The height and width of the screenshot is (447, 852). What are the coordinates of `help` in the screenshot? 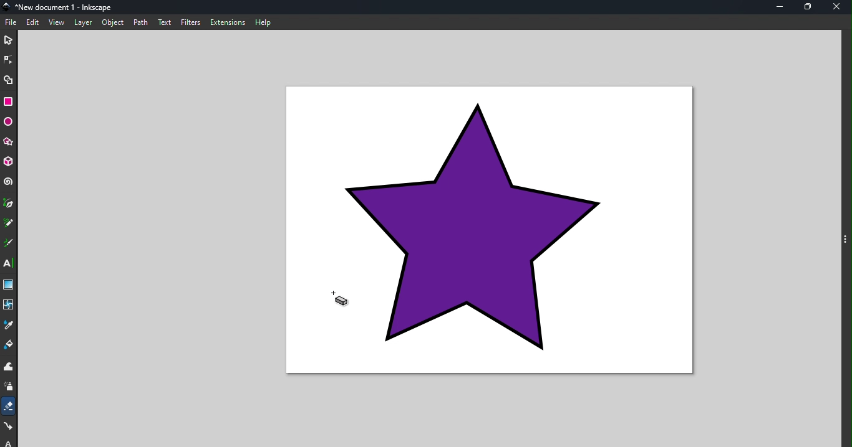 It's located at (264, 22).